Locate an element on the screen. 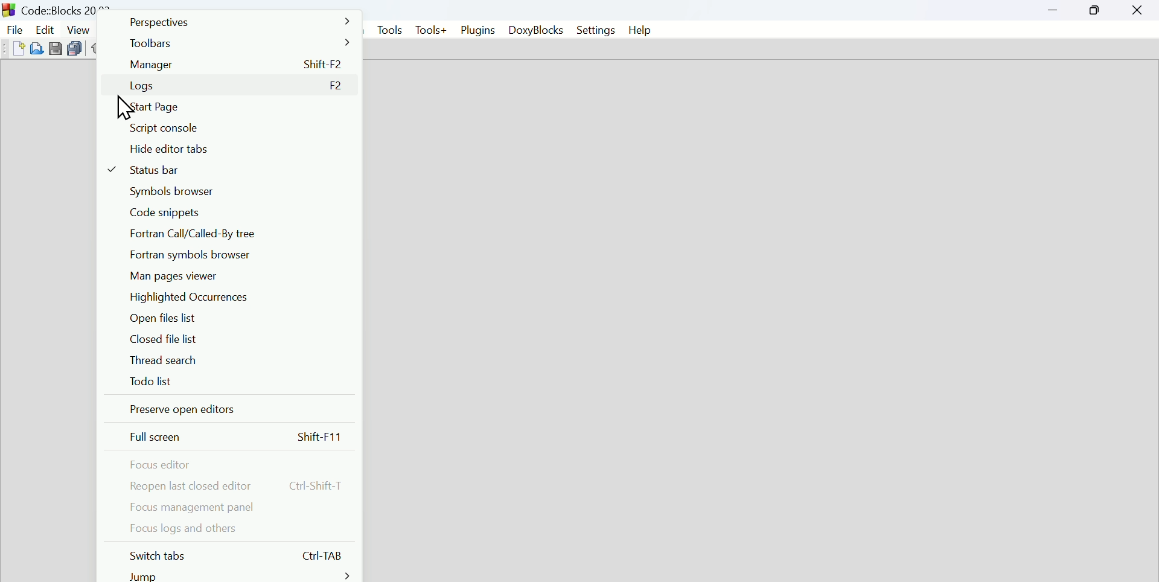   is located at coordinates (241, 555).